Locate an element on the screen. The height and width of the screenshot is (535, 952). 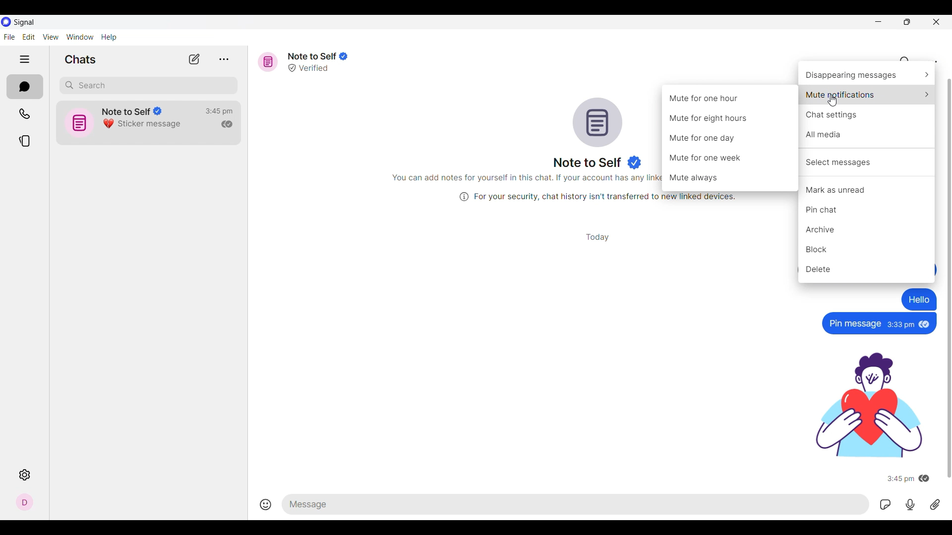
Mute notification options, highlighted by cursor is located at coordinates (867, 95).